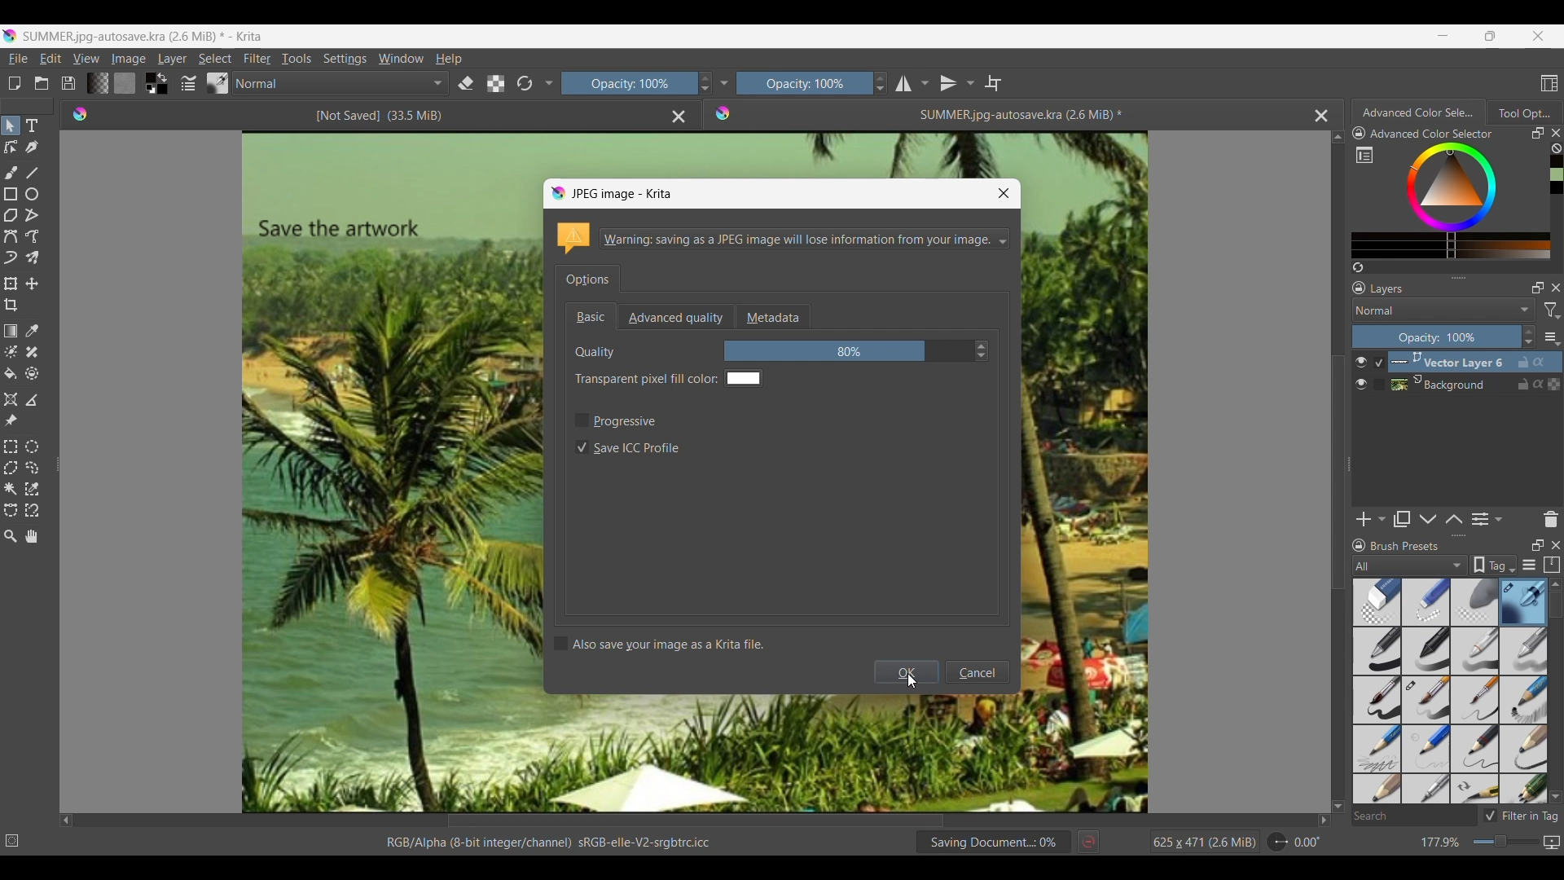  I want to click on Background layer, so click(1475, 384).